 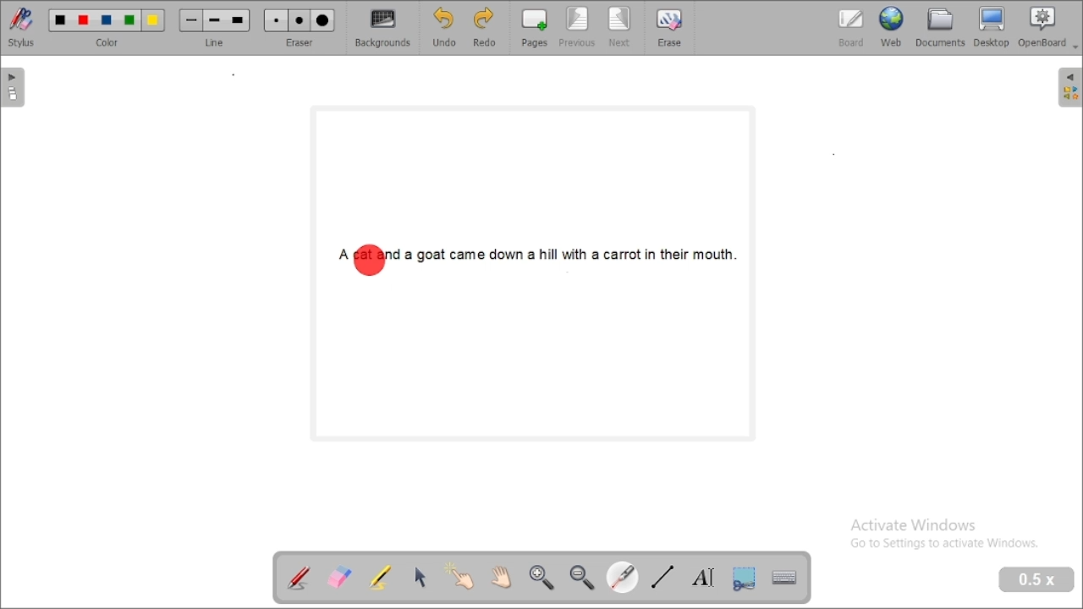 I want to click on erase annotation, so click(x=340, y=577).